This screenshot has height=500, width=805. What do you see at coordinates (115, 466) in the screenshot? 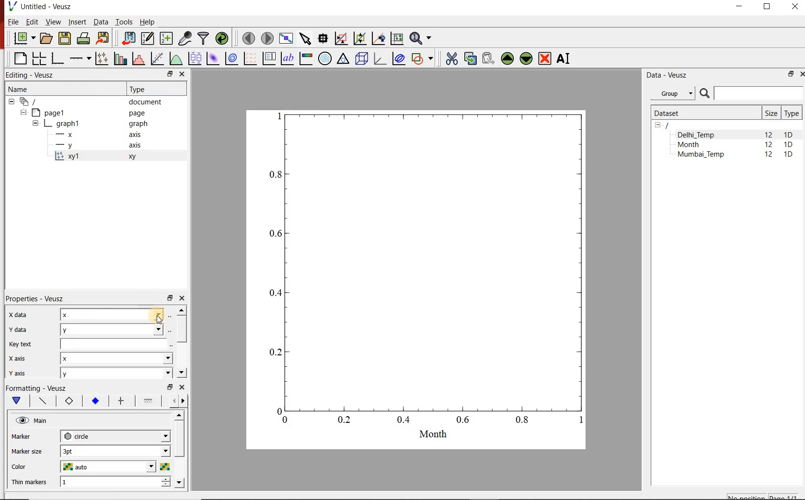
I see `auto` at bounding box center [115, 466].